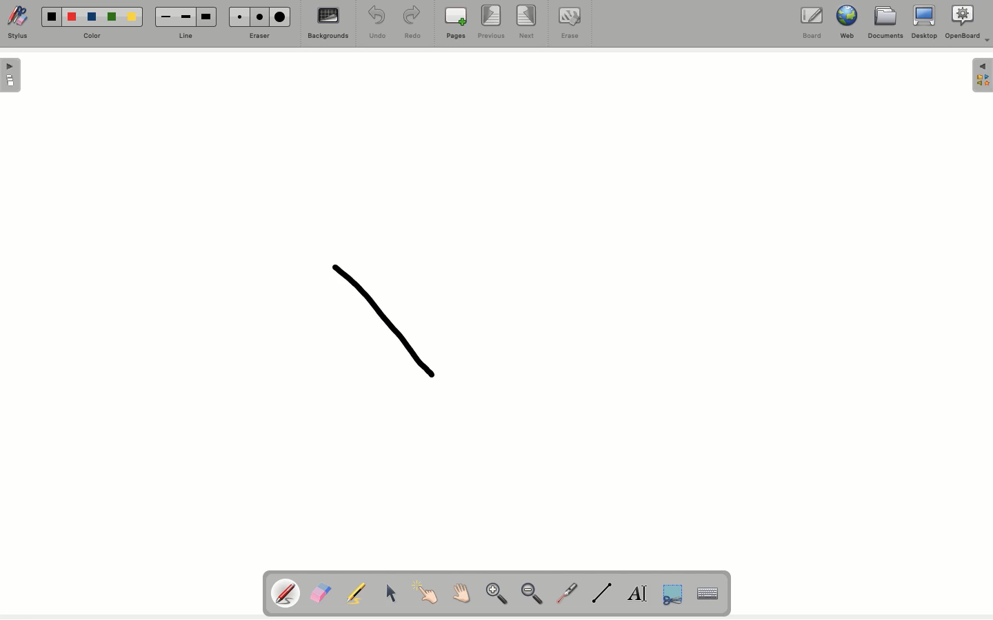 This screenshot has height=620, width=993. What do you see at coordinates (639, 593) in the screenshot?
I see `Text` at bounding box center [639, 593].